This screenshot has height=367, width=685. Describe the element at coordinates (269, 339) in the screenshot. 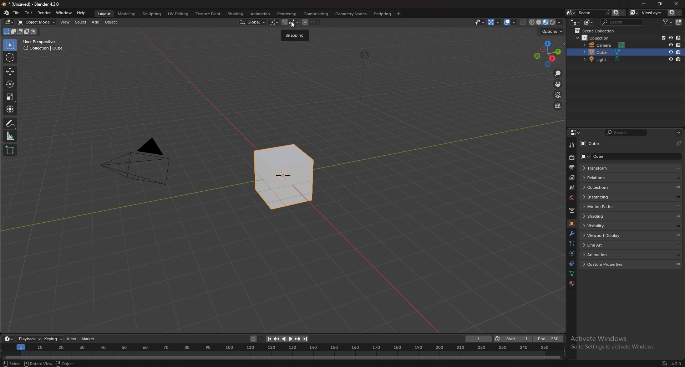

I see `jump to first frame` at that location.